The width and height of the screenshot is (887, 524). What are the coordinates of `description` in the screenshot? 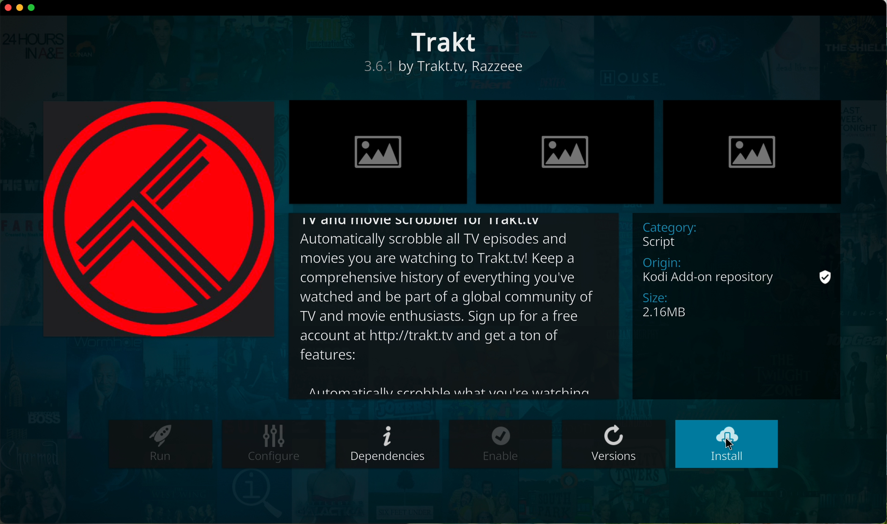 It's located at (452, 305).